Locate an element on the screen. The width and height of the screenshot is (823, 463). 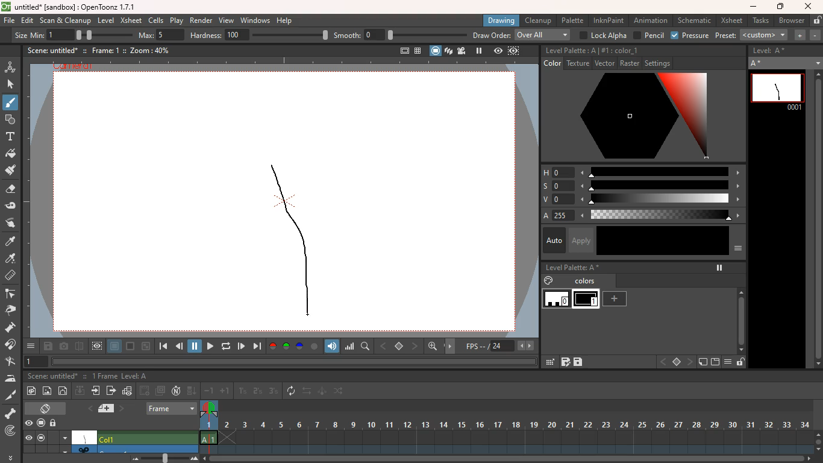
frames is located at coordinates (515, 426).